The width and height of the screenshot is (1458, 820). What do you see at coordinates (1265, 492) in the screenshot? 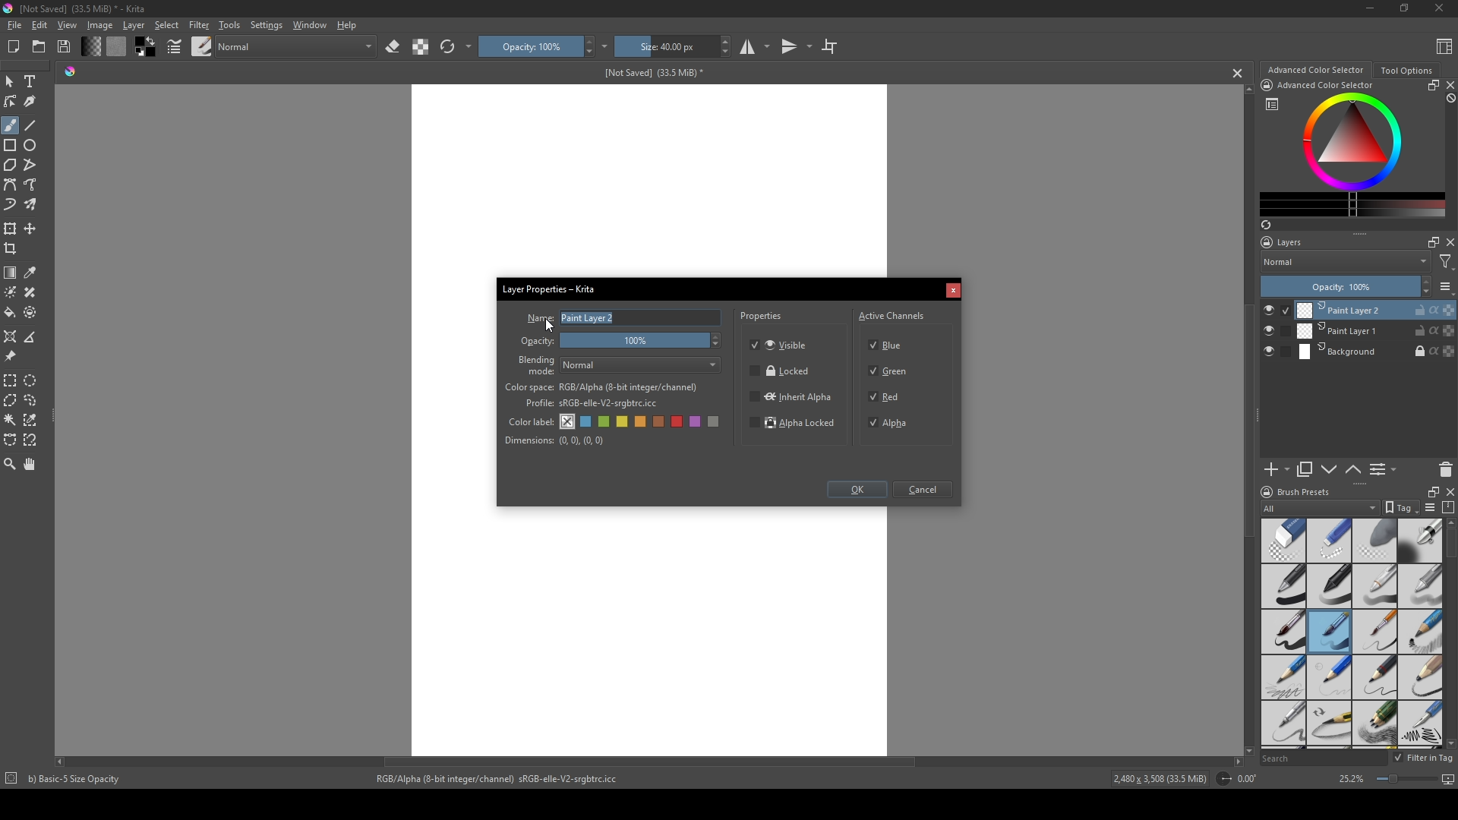
I see `logo` at bounding box center [1265, 492].